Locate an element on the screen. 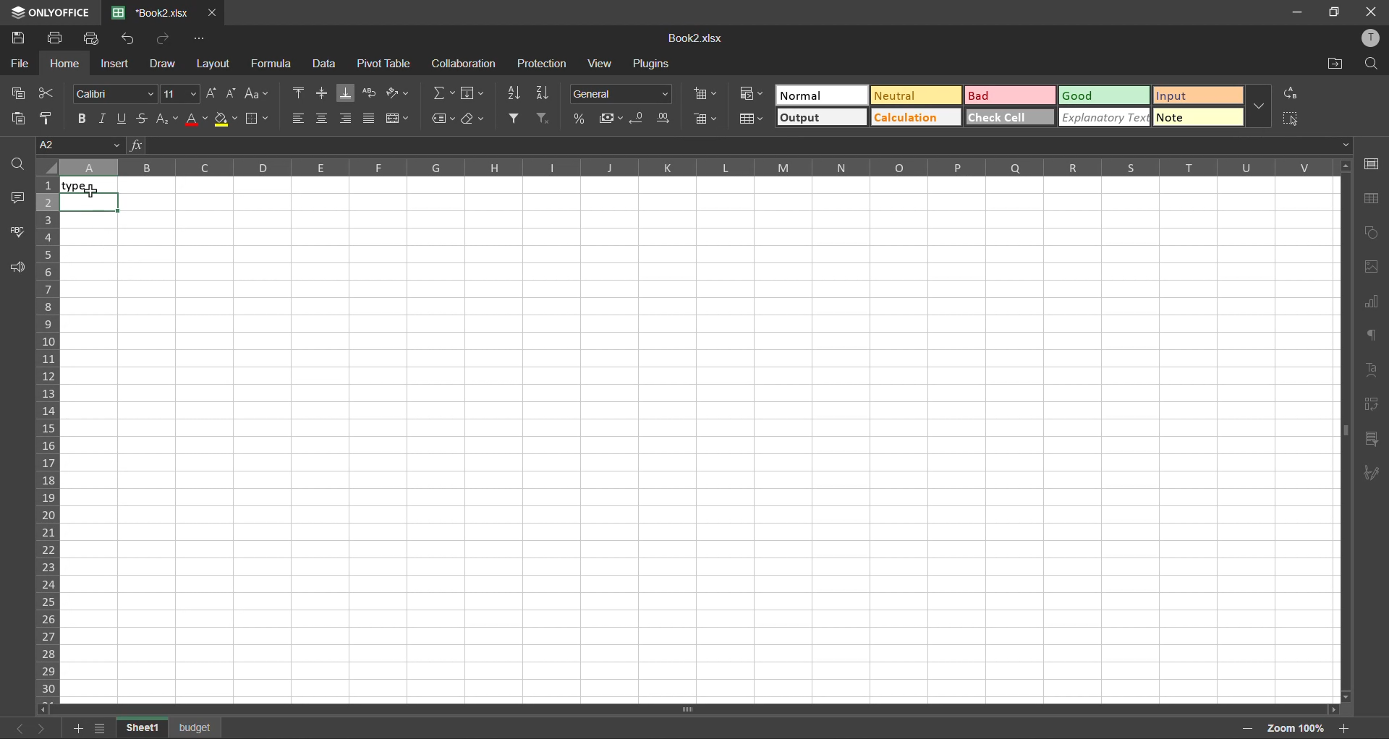  formula is located at coordinates (273, 63).